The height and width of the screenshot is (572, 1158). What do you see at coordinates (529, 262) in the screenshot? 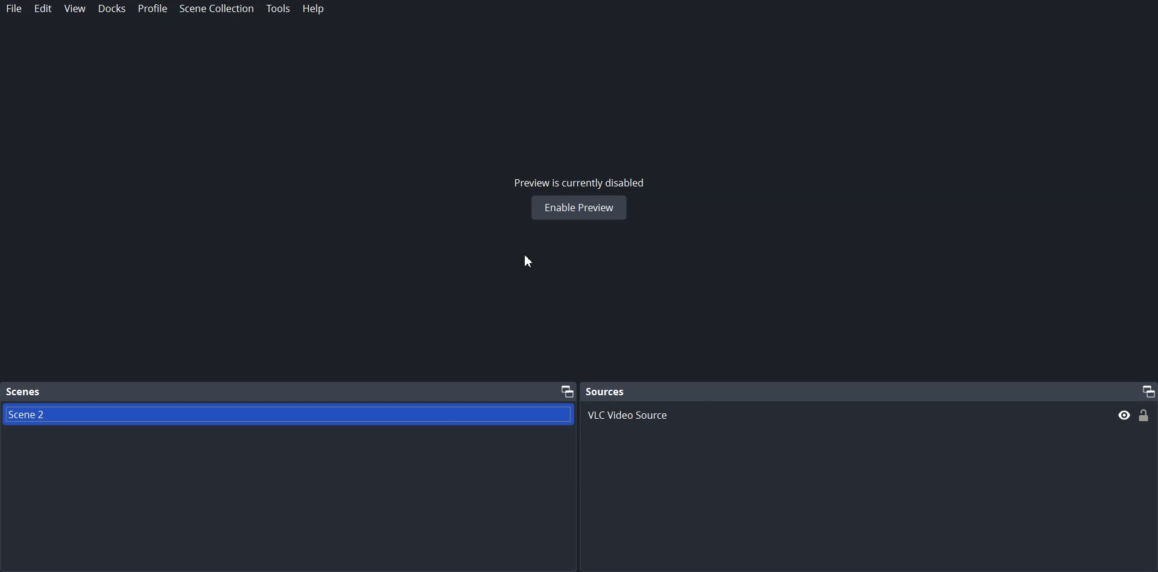
I see `Cursor` at bounding box center [529, 262].